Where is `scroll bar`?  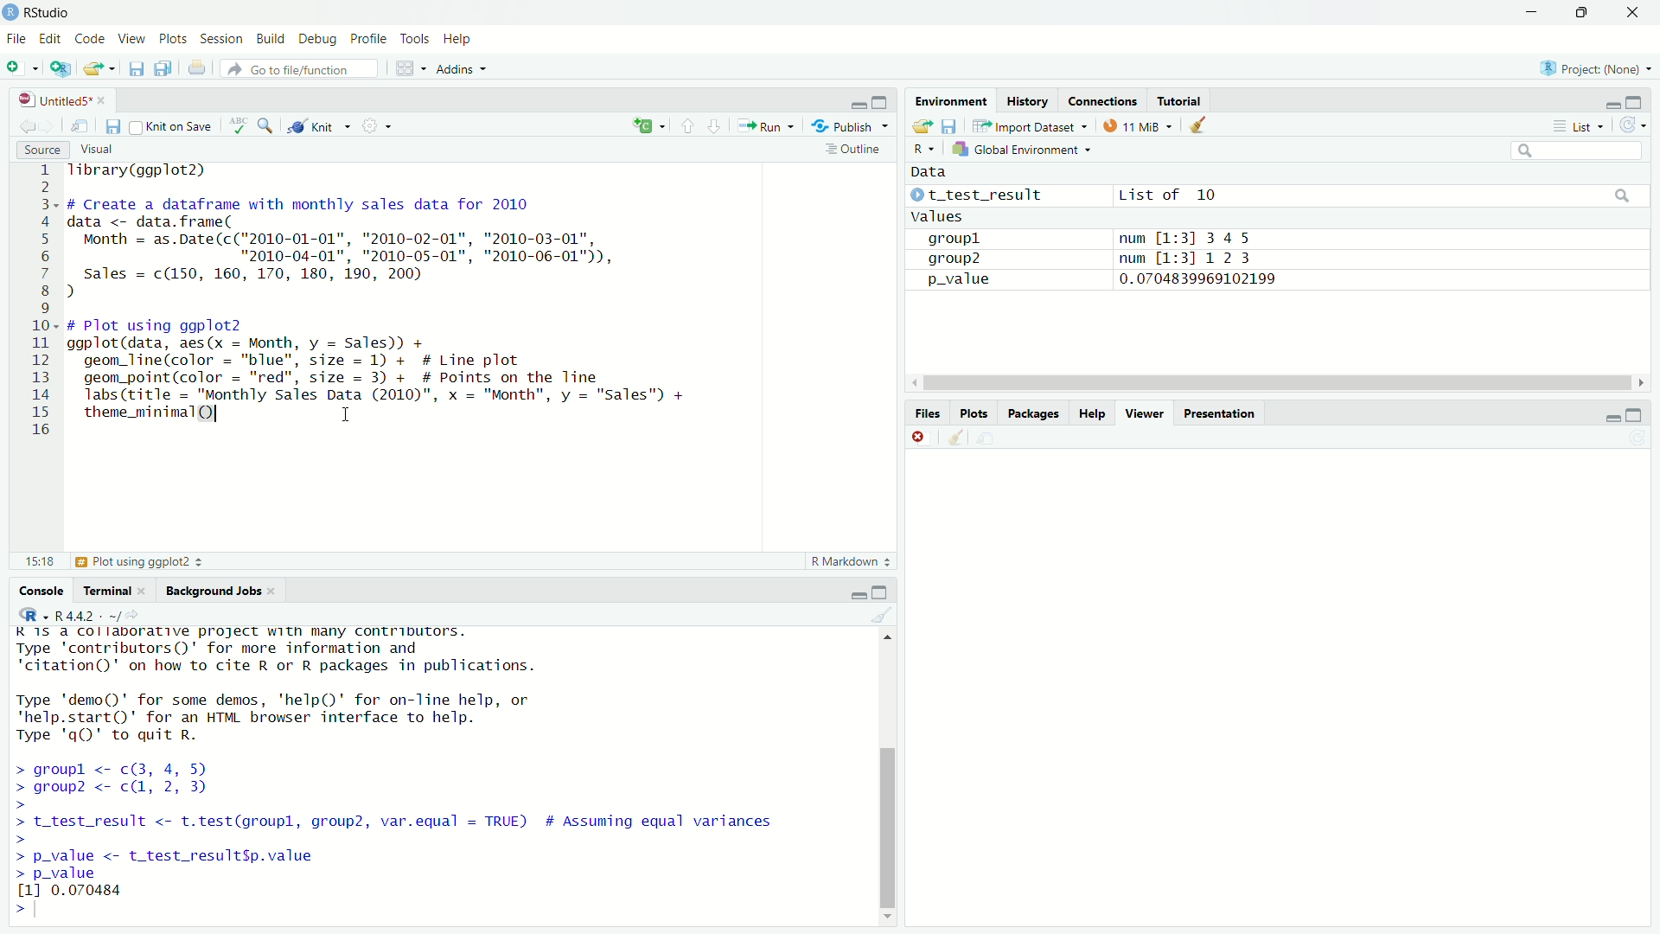
scroll bar is located at coordinates (884, 774).